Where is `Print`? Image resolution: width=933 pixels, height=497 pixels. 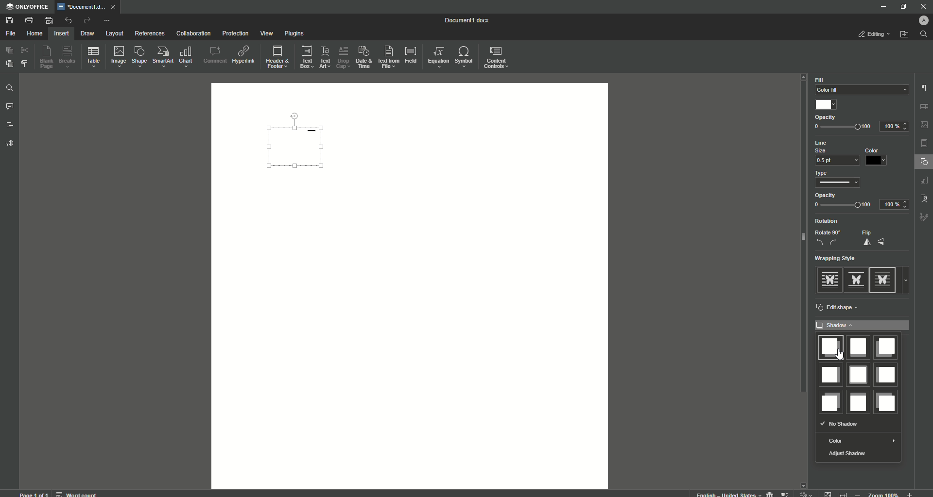 Print is located at coordinates (29, 20).